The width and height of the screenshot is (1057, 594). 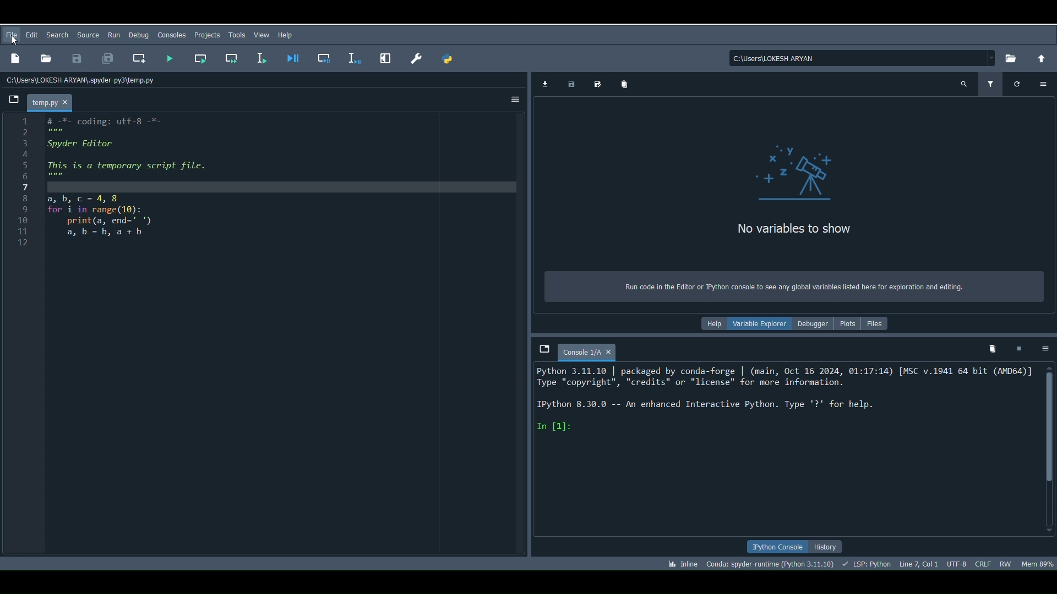 I want to click on Change to parent directory, so click(x=1040, y=58).